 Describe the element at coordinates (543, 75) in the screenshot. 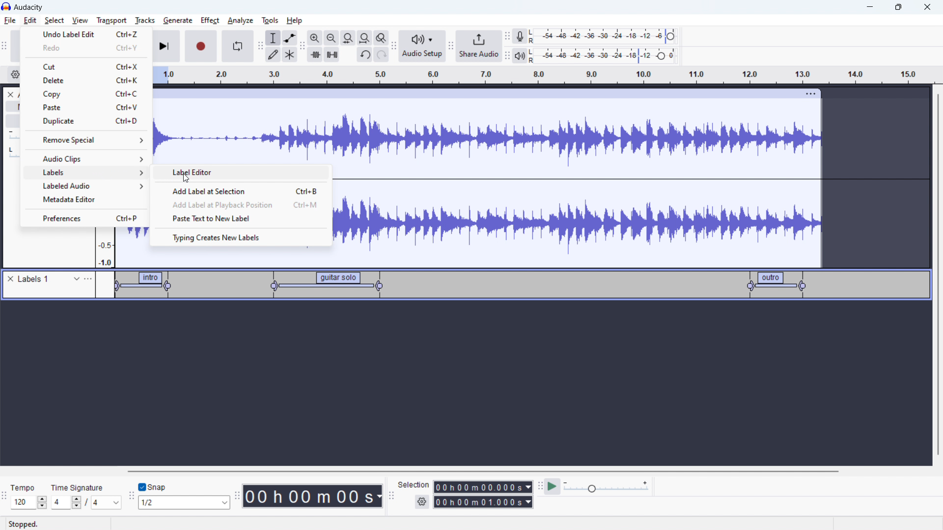

I see `timeline` at that location.